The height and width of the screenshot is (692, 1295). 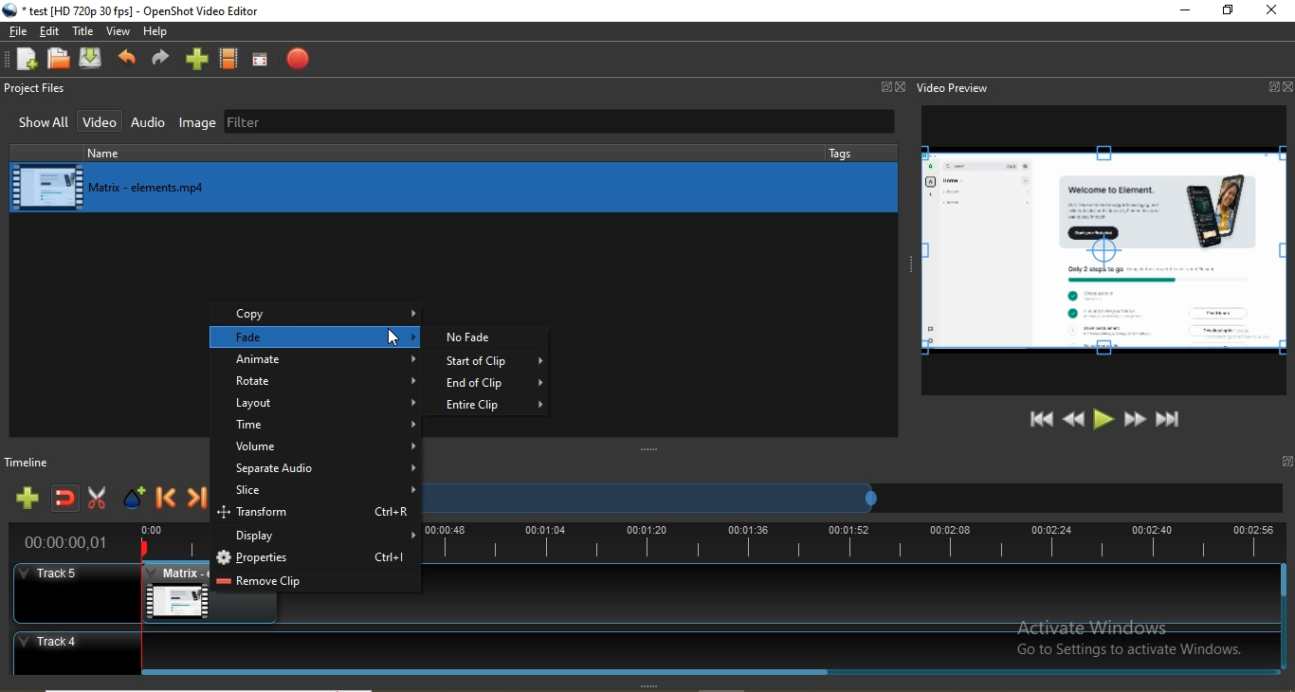 I want to click on tags, so click(x=844, y=153).